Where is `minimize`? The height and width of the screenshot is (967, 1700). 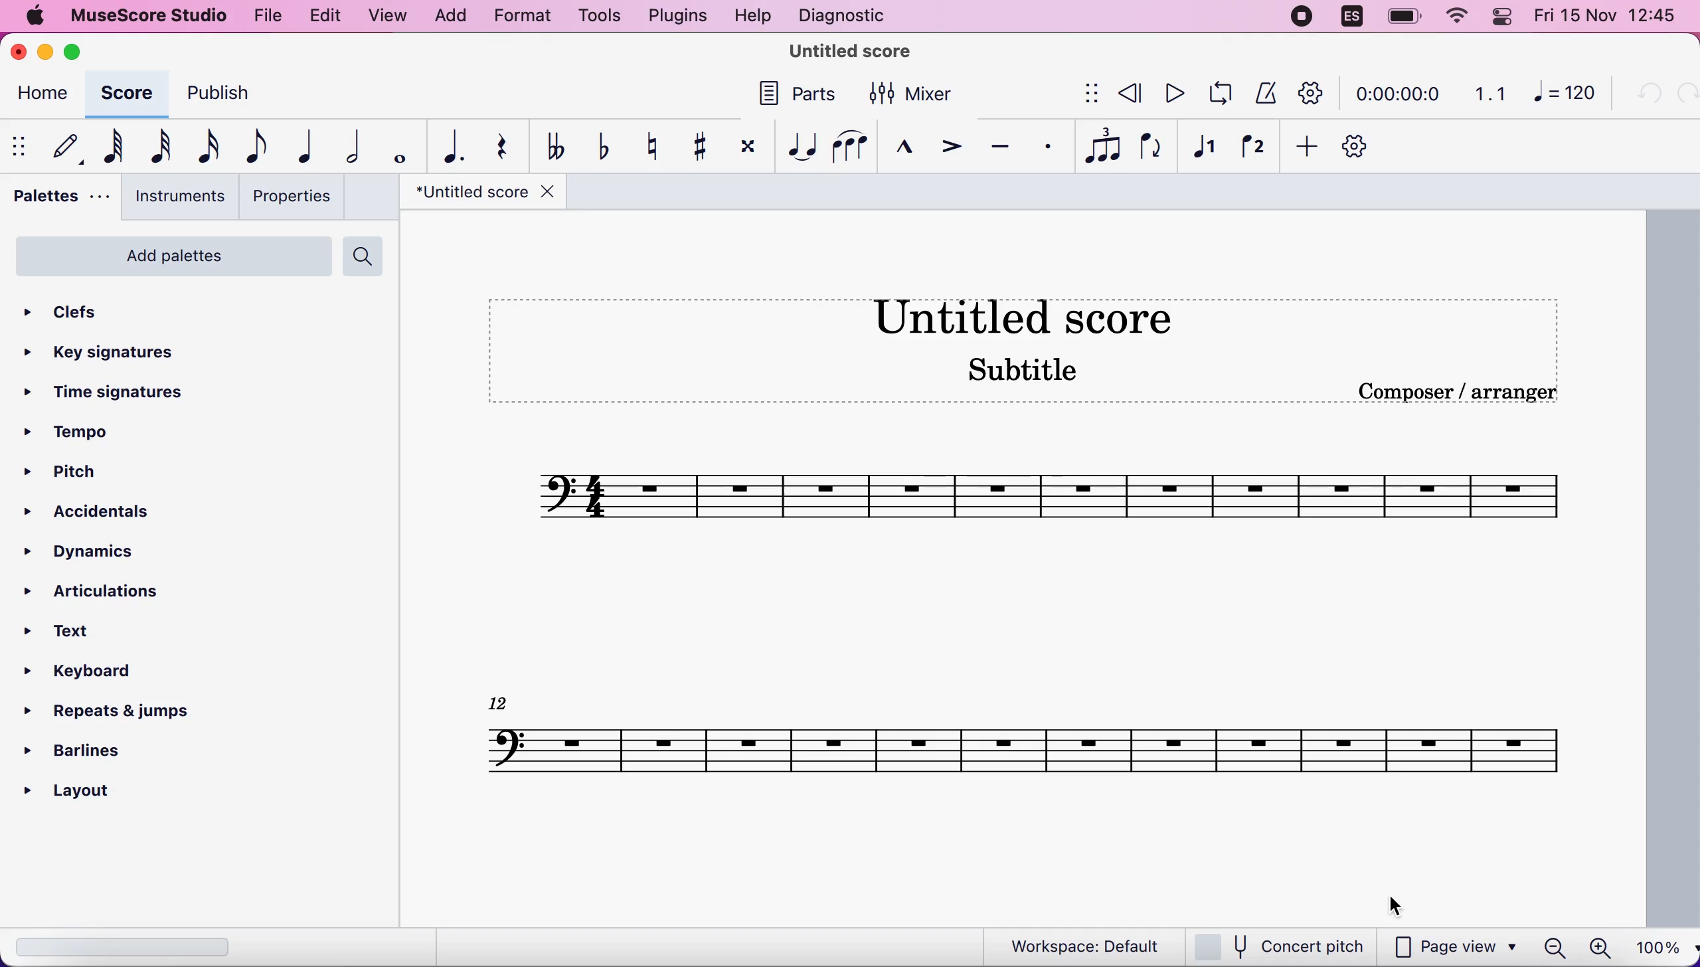 minimize is located at coordinates (44, 48).